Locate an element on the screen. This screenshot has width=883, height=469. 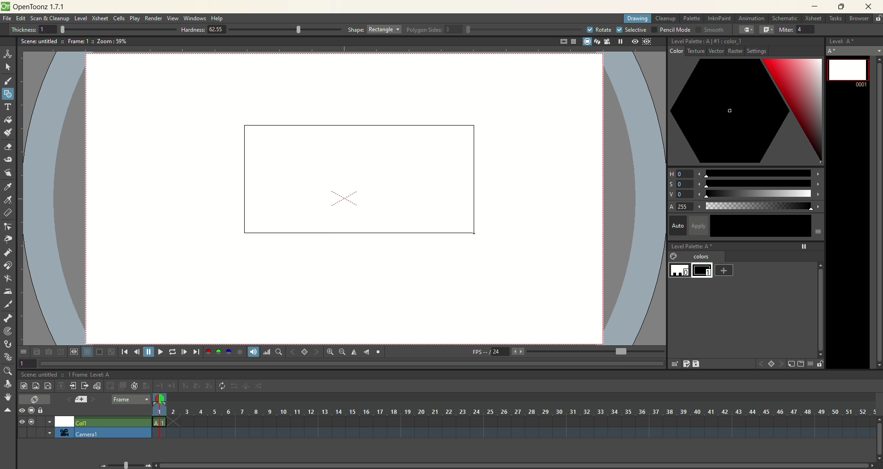
alpha channel is located at coordinates (240, 351).